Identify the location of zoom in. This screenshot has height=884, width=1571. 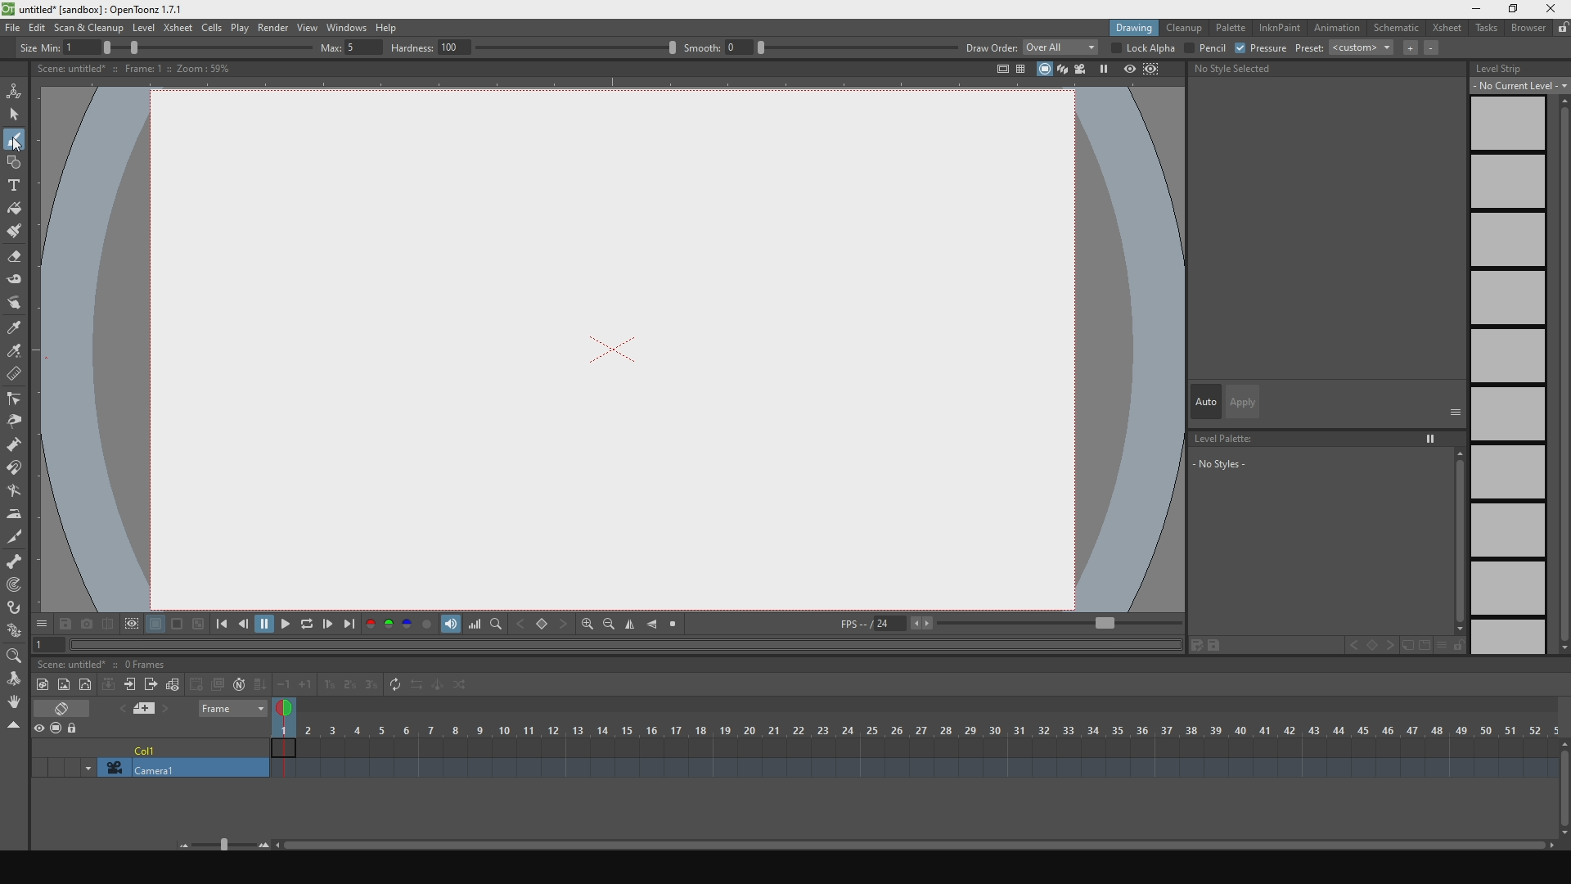
(587, 625).